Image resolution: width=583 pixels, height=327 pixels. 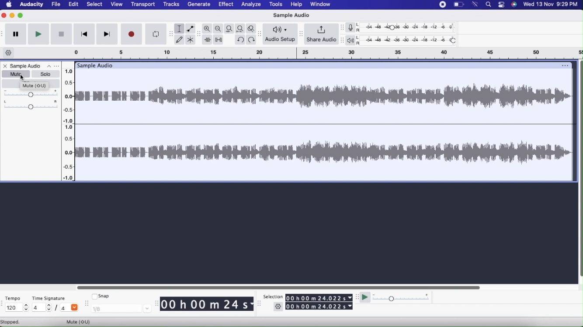 What do you see at coordinates (107, 34) in the screenshot?
I see `Skip to end` at bounding box center [107, 34].